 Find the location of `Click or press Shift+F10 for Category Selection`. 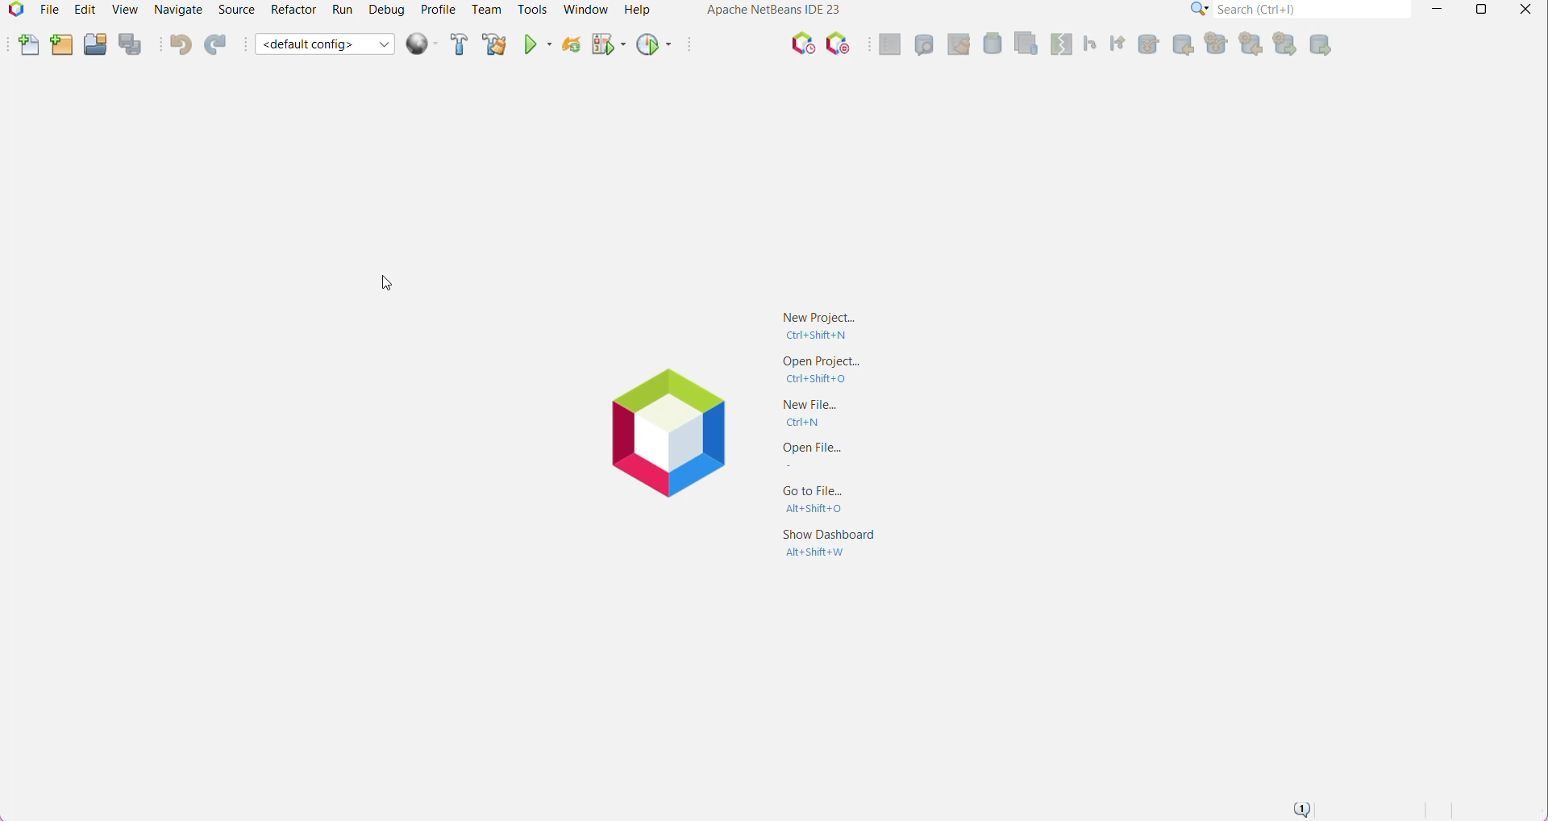

Click or press Shift+F10 for Category Selection is located at coordinates (1200, 9).